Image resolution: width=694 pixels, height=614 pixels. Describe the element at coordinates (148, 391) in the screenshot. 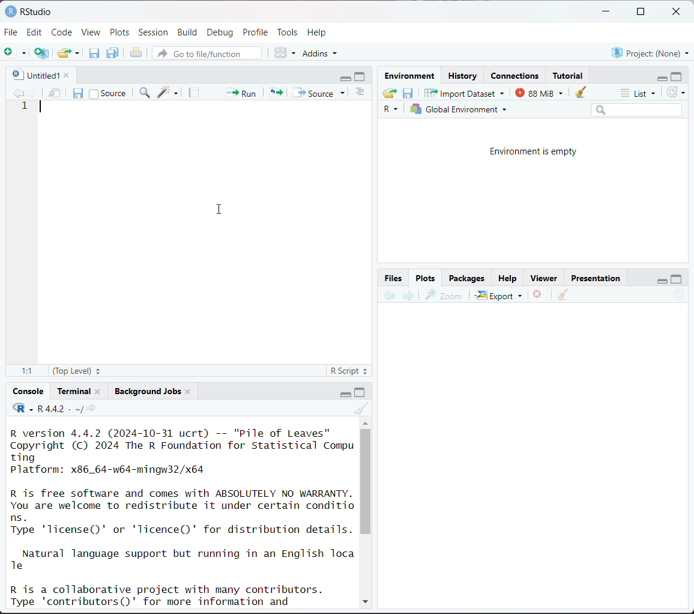

I see `Background jobs` at that location.